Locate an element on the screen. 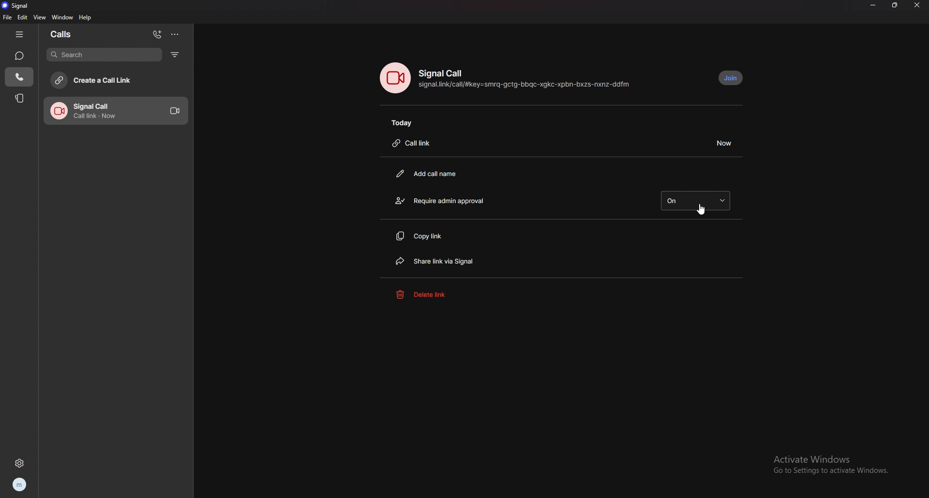  close is located at coordinates (918, 5).